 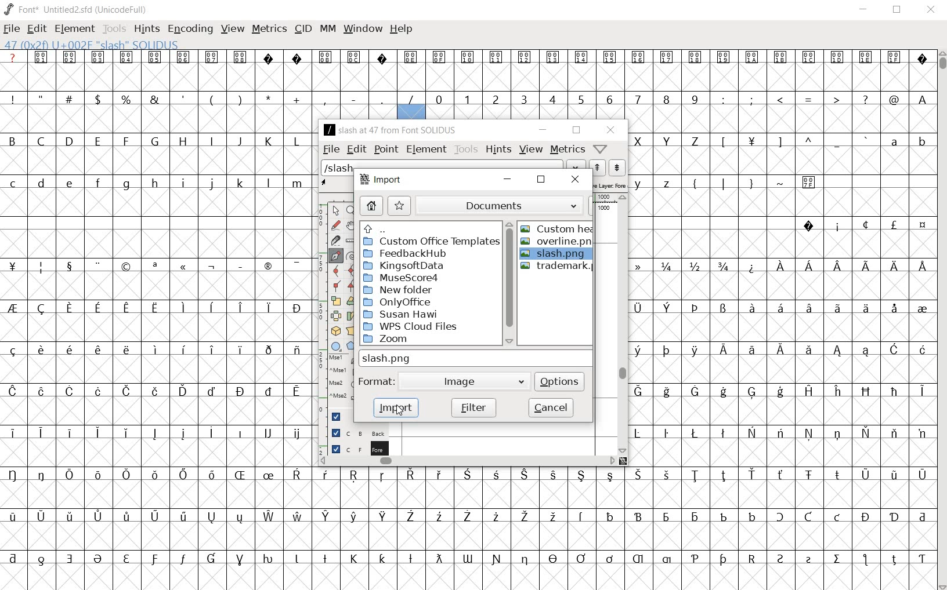 What do you see at coordinates (158, 411) in the screenshot?
I see `empty cells` at bounding box center [158, 411].